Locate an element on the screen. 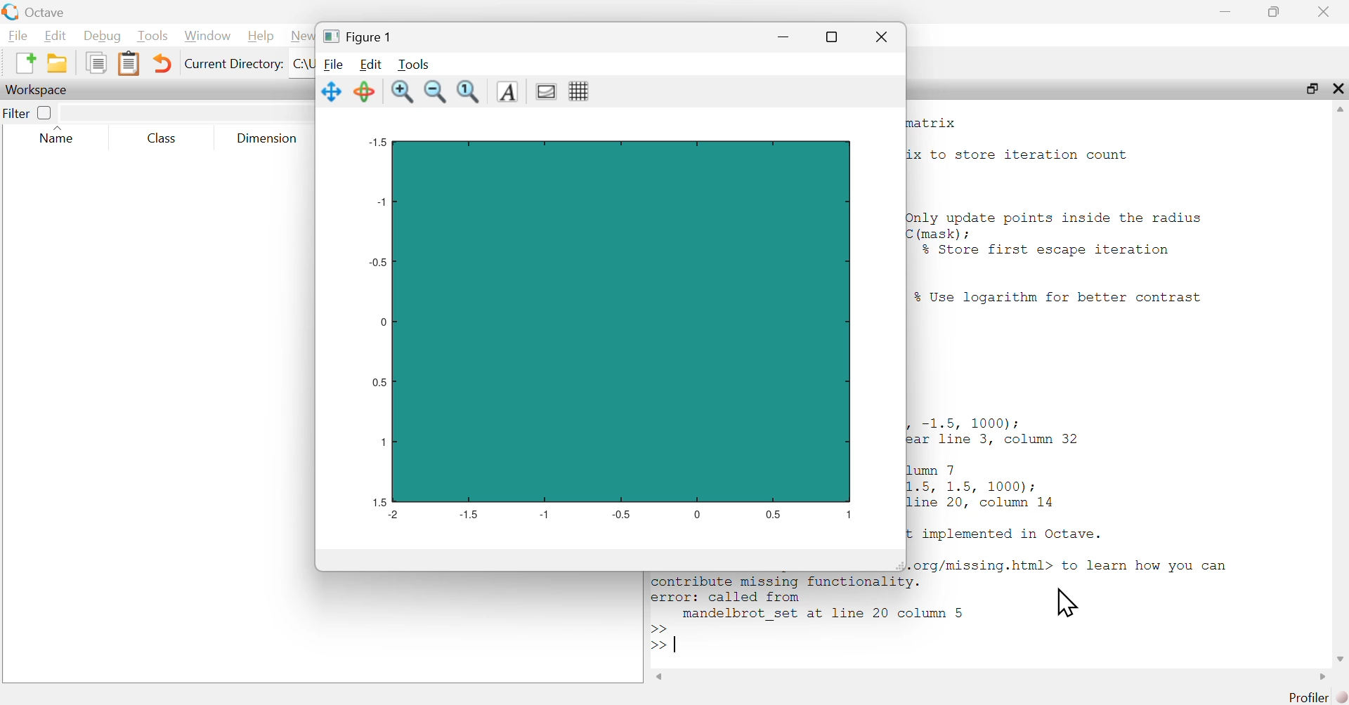 This screenshot has height=705, width=1349. Scrollbar down is located at coordinates (1340, 657).